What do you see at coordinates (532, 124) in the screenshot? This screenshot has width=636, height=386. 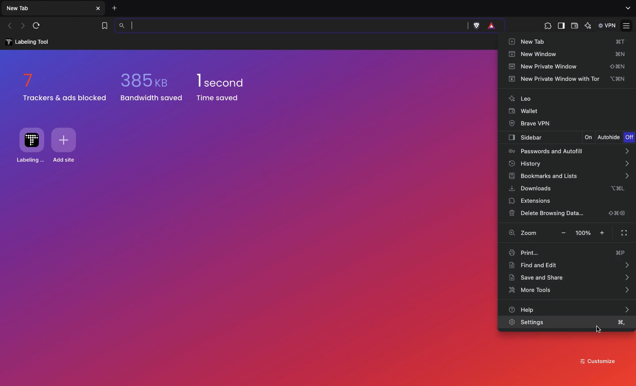 I see `Brave VPN` at bounding box center [532, 124].